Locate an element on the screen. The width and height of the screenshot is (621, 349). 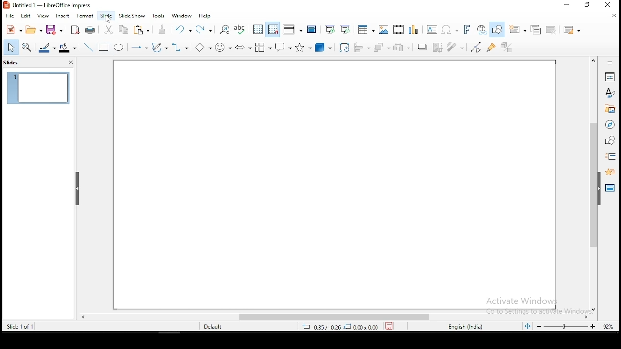
slide of 1 of 1 is located at coordinates (21, 326).